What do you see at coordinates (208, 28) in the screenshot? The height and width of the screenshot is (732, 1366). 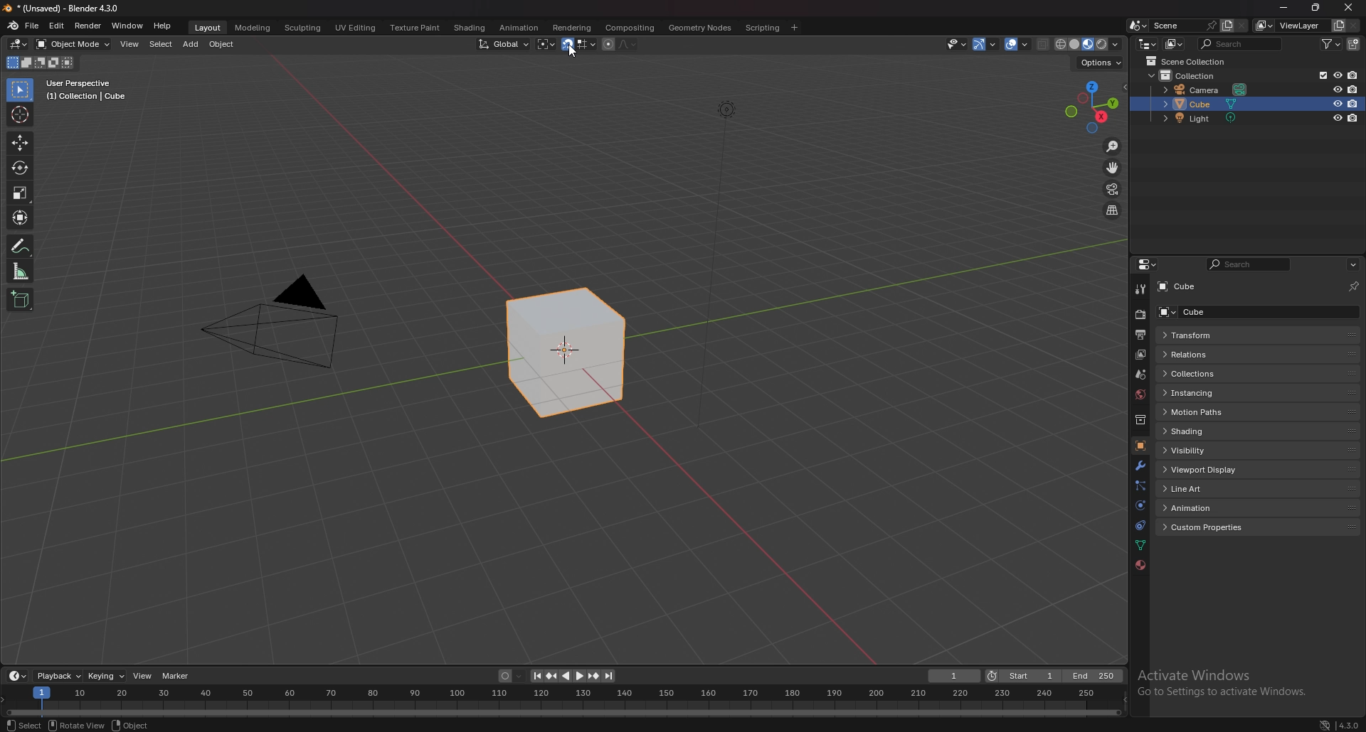 I see `layout` at bounding box center [208, 28].